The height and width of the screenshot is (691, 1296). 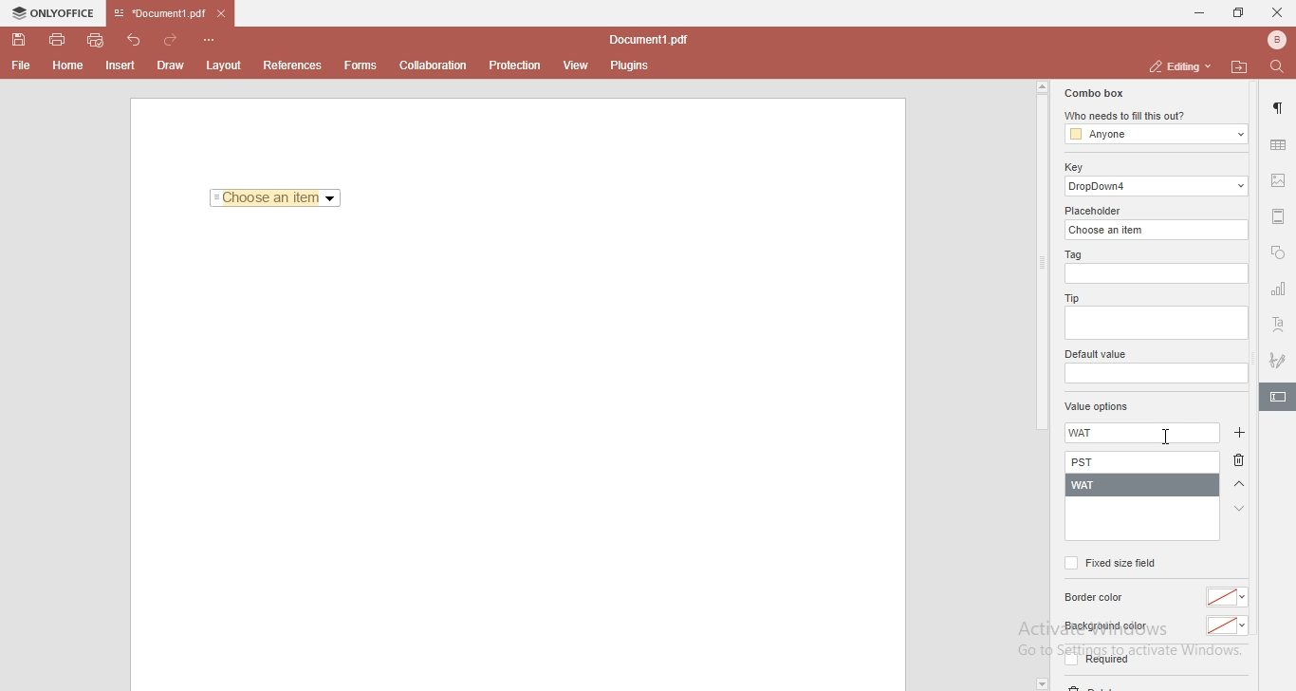 What do you see at coordinates (137, 38) in the screenshot?
I see `undo` at bounding box center [137, 38].